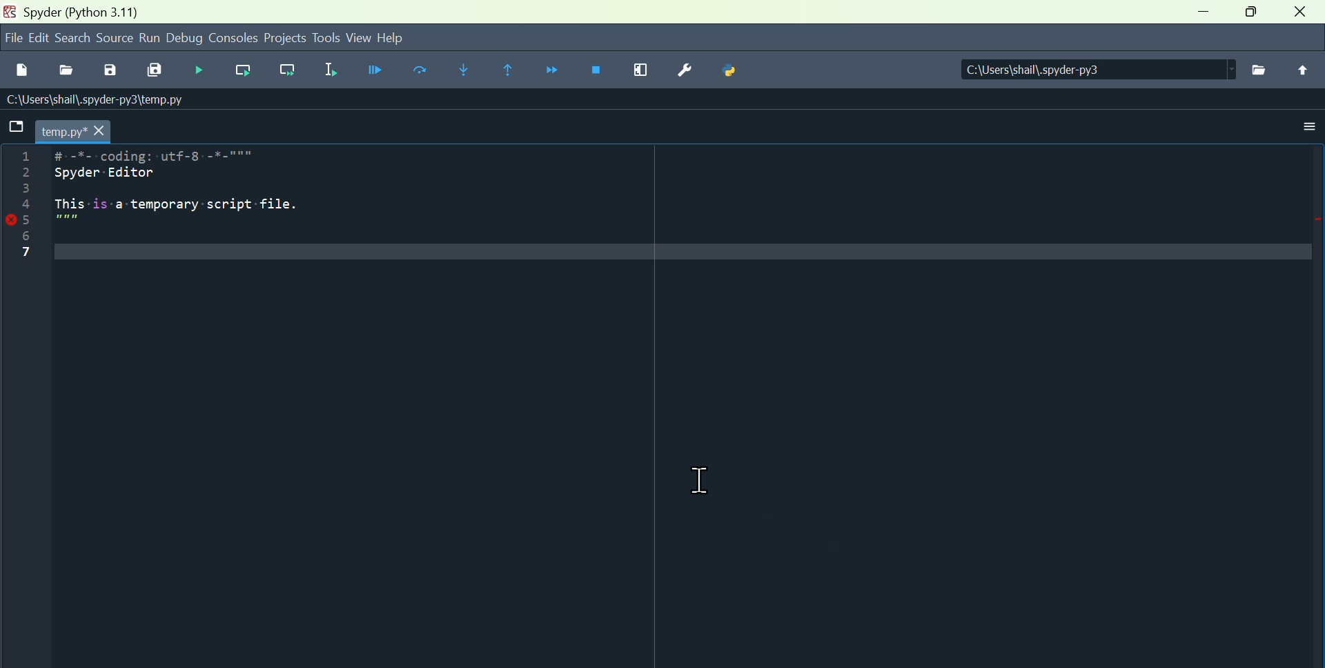 This screenshot has width=1325, height=668. What do you see at coordinates (1083, 68) in the screenshot?
I see `FE —
C:\Users\shaill,spyder-py3` at bounding box center [1083, 68].